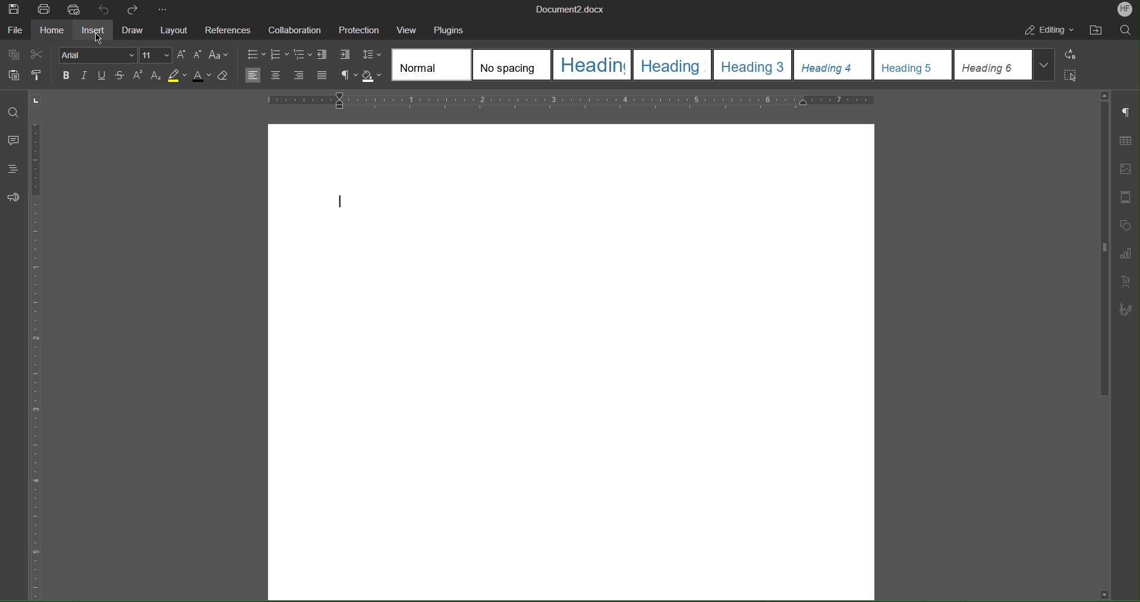 The width and height of the screenshot is (1140, 602). I want to click on Search, so click(1126, 30).